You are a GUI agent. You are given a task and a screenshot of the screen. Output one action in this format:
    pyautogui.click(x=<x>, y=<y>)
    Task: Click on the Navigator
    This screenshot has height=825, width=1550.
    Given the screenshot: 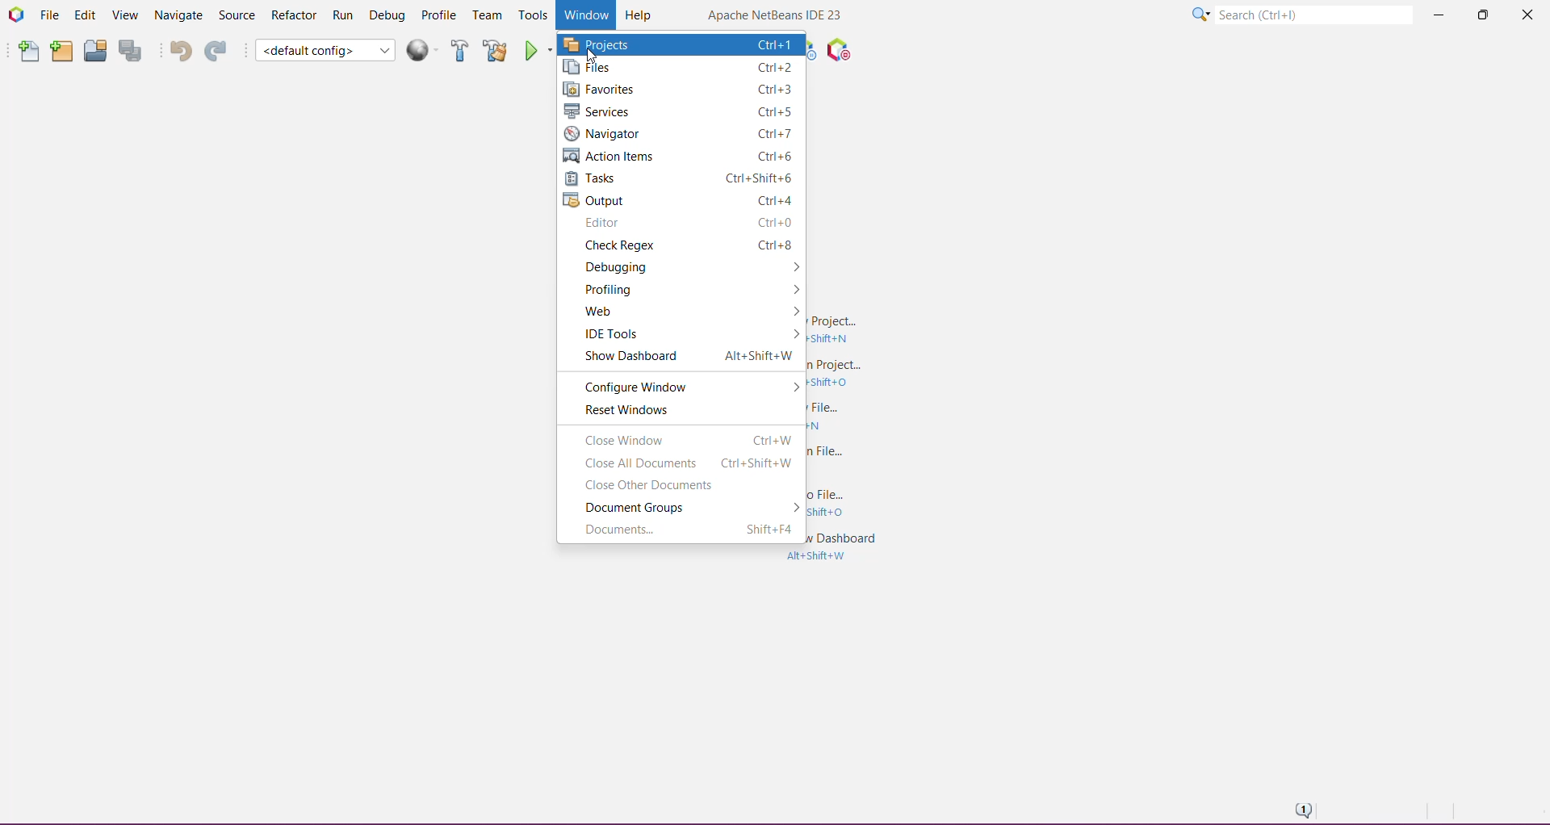 What is the action you would take?
    pyautogui.click(x=681, y=132)
    